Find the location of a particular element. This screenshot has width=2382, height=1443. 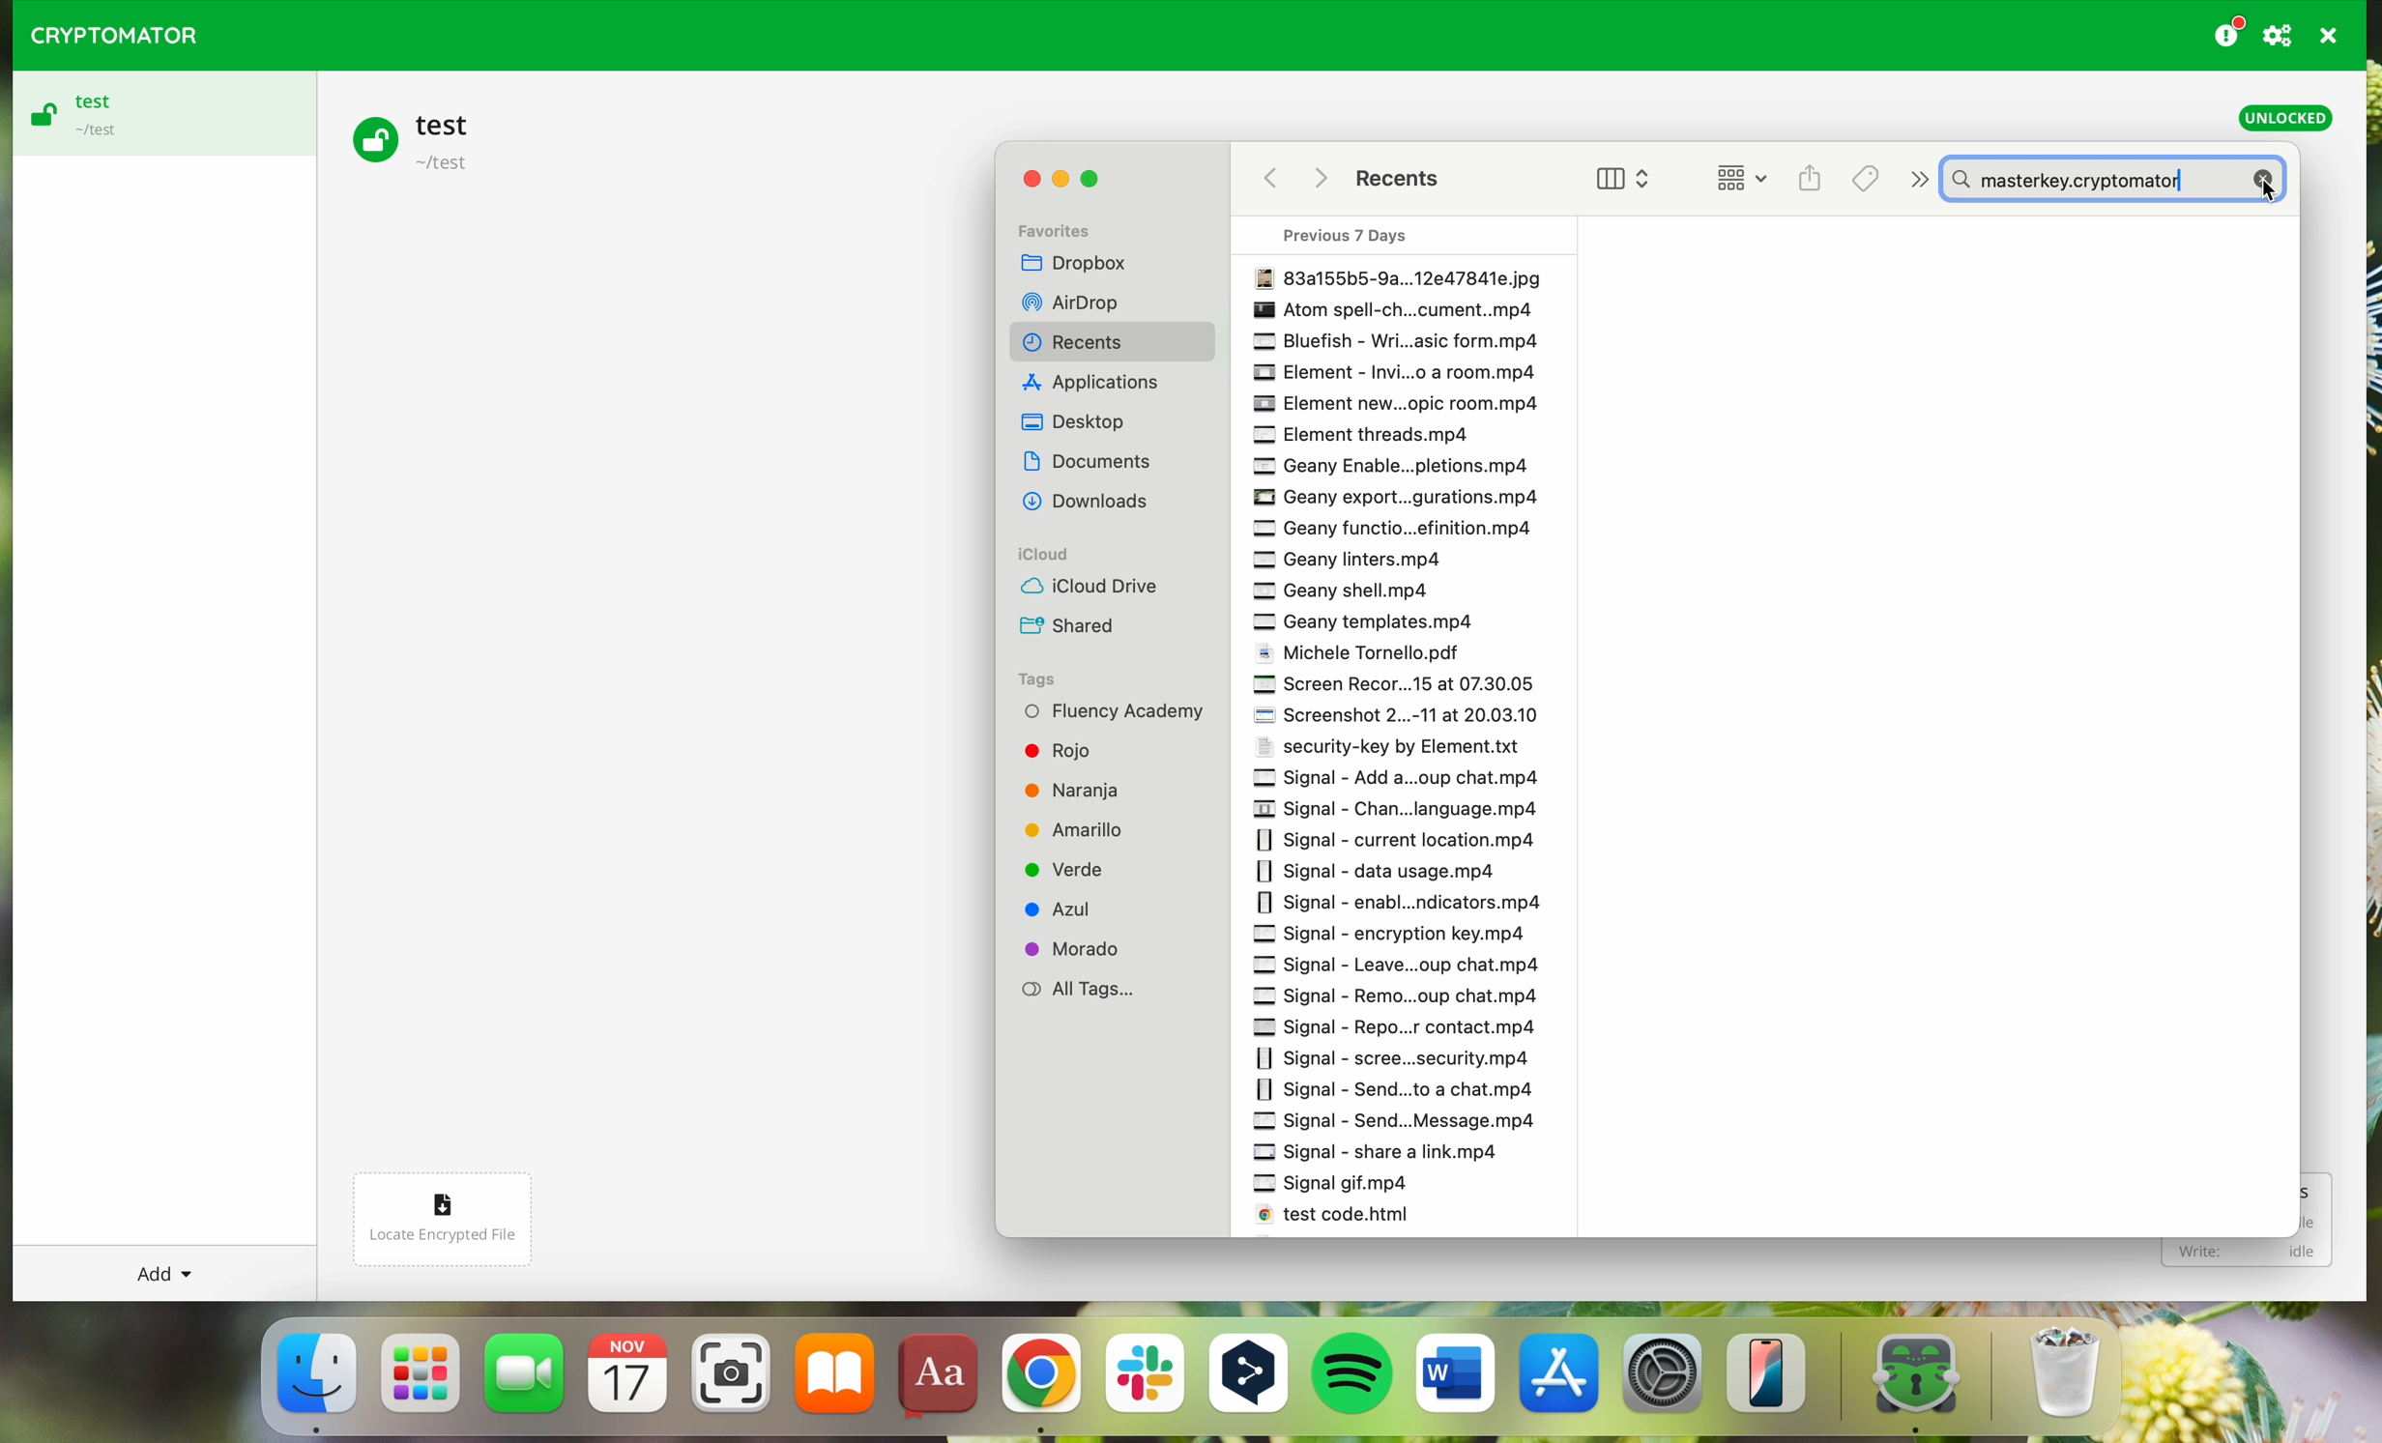

Dekstop is located at coordinates (1080, 421).